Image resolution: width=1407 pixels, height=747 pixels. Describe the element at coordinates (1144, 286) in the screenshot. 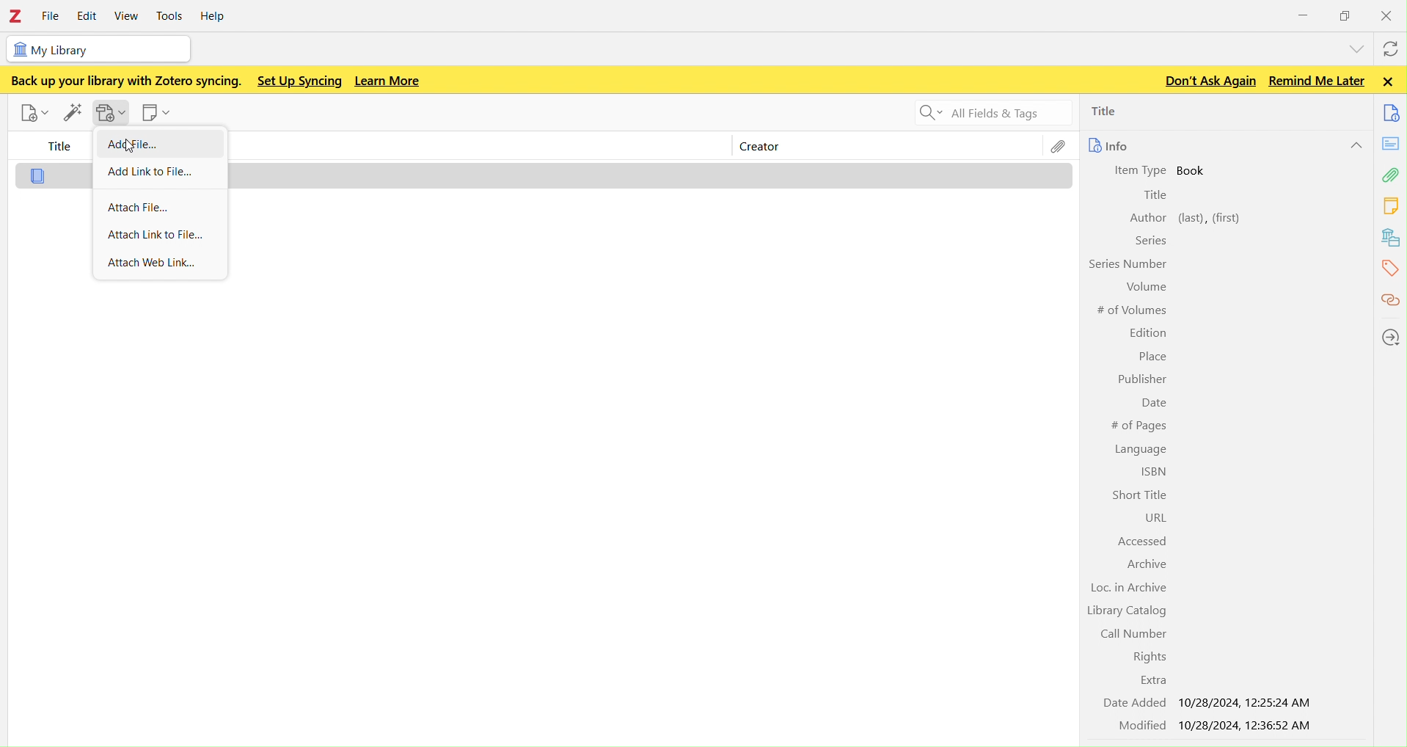

I see `Volume` at that location.